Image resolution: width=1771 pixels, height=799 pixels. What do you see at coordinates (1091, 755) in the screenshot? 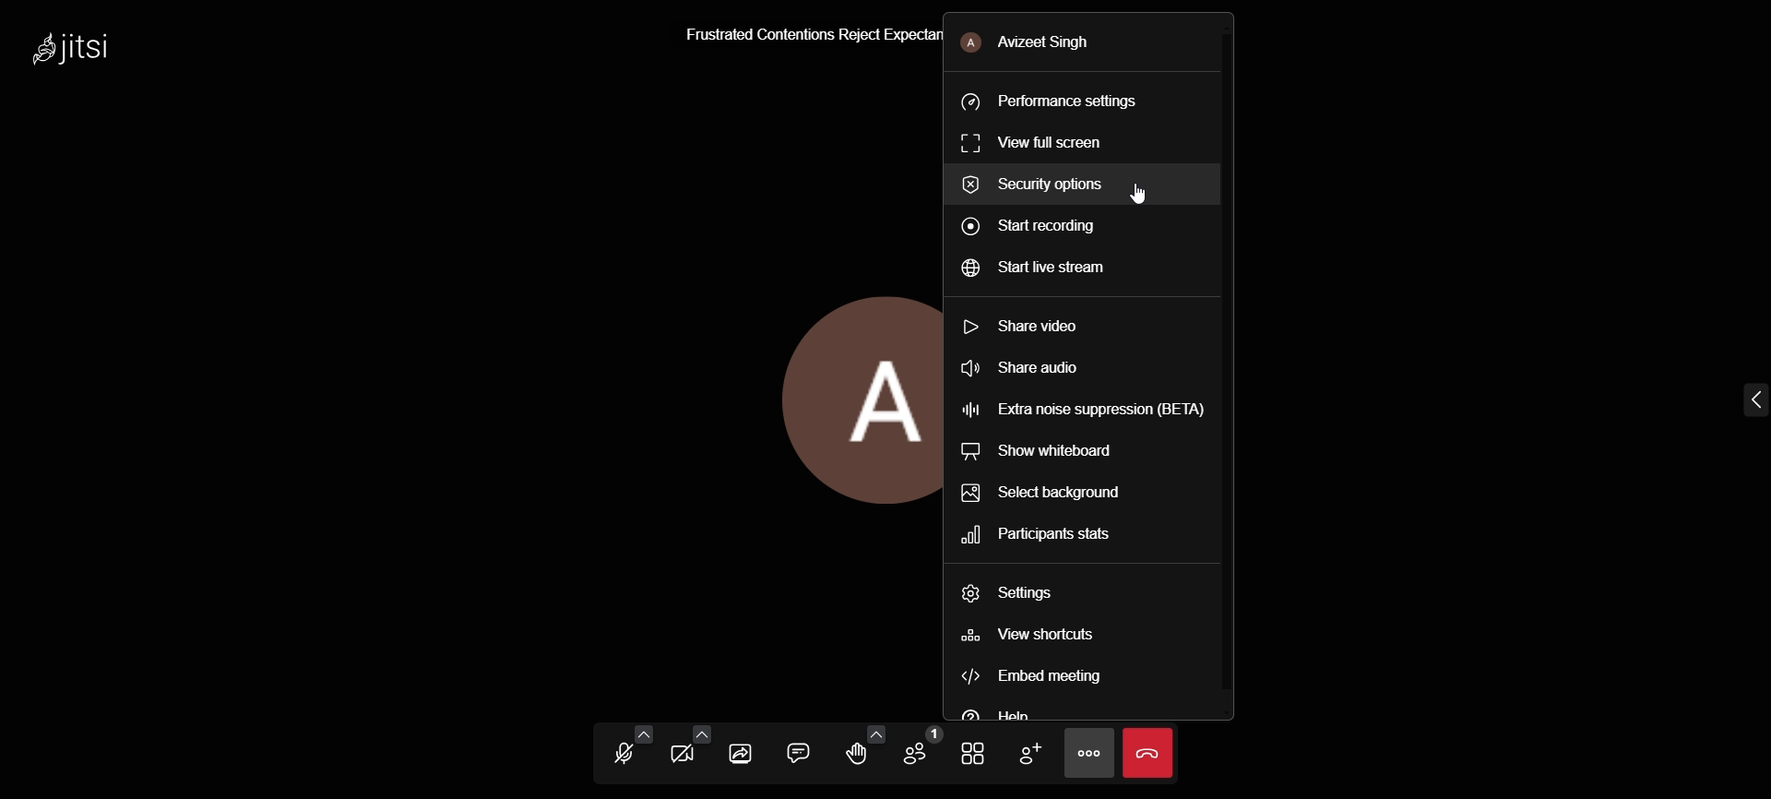
I see `more action` at bounding box center [1091, 755].